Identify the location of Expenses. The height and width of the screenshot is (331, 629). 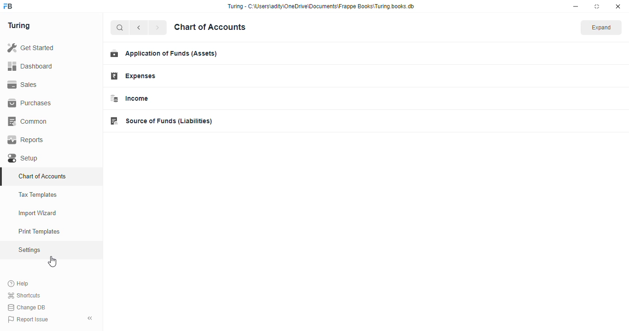
(260, 77).